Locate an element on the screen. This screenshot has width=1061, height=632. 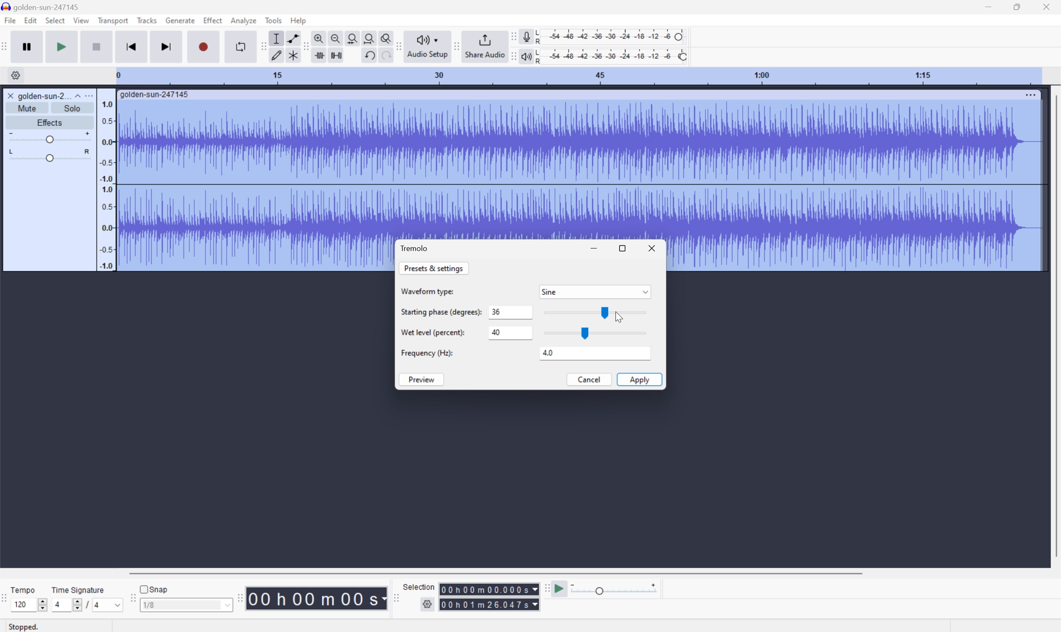
Selection is located at coordinates (418, 586).